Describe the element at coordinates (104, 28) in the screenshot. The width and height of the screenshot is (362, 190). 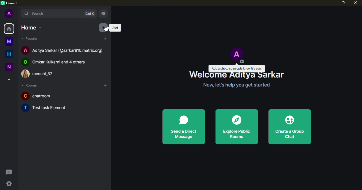
I see `add` at that location.